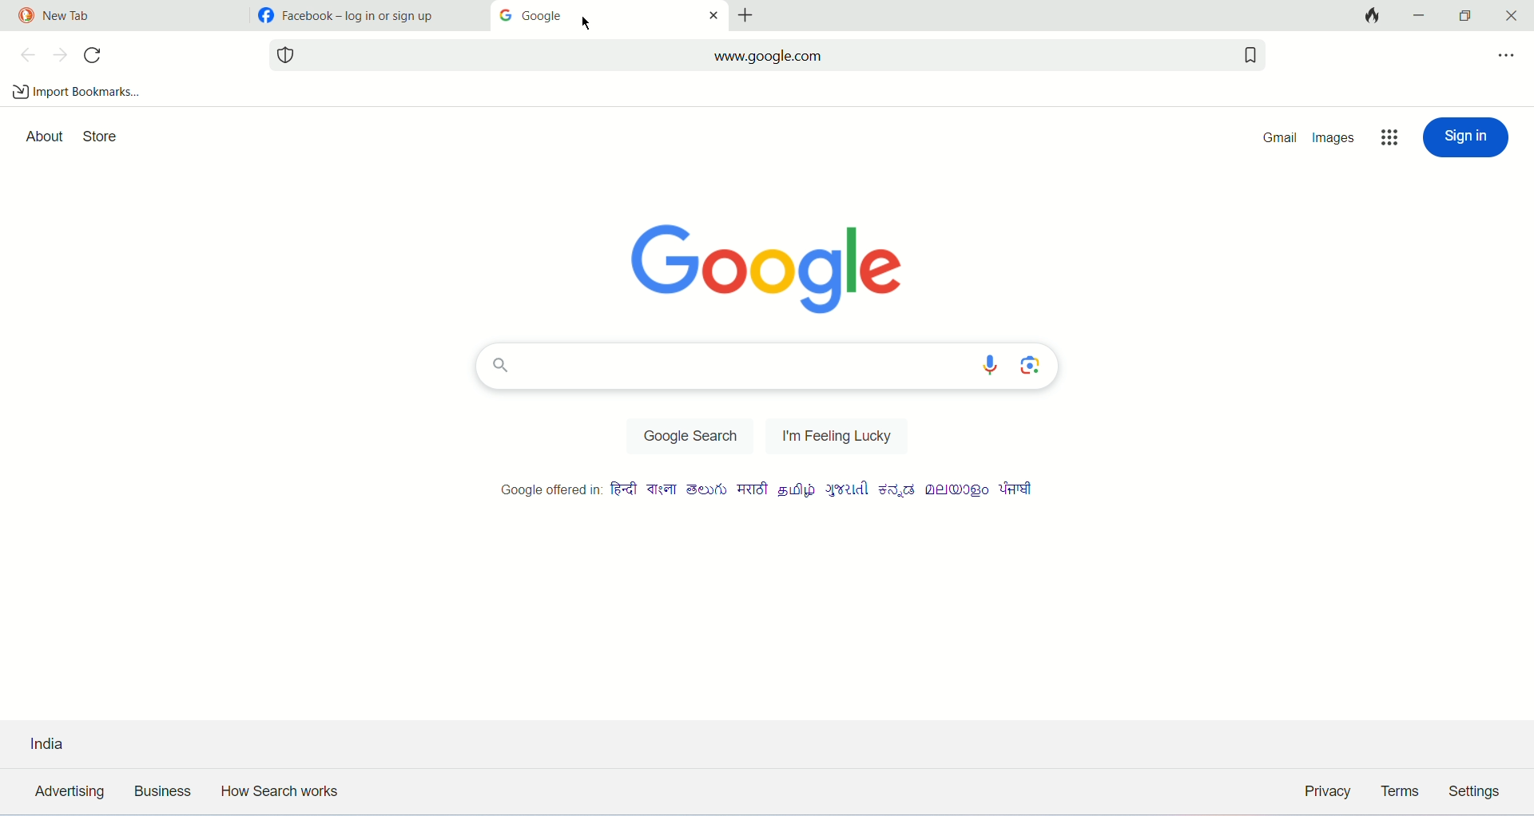  I want to click on add tabs, so click(745, 17).